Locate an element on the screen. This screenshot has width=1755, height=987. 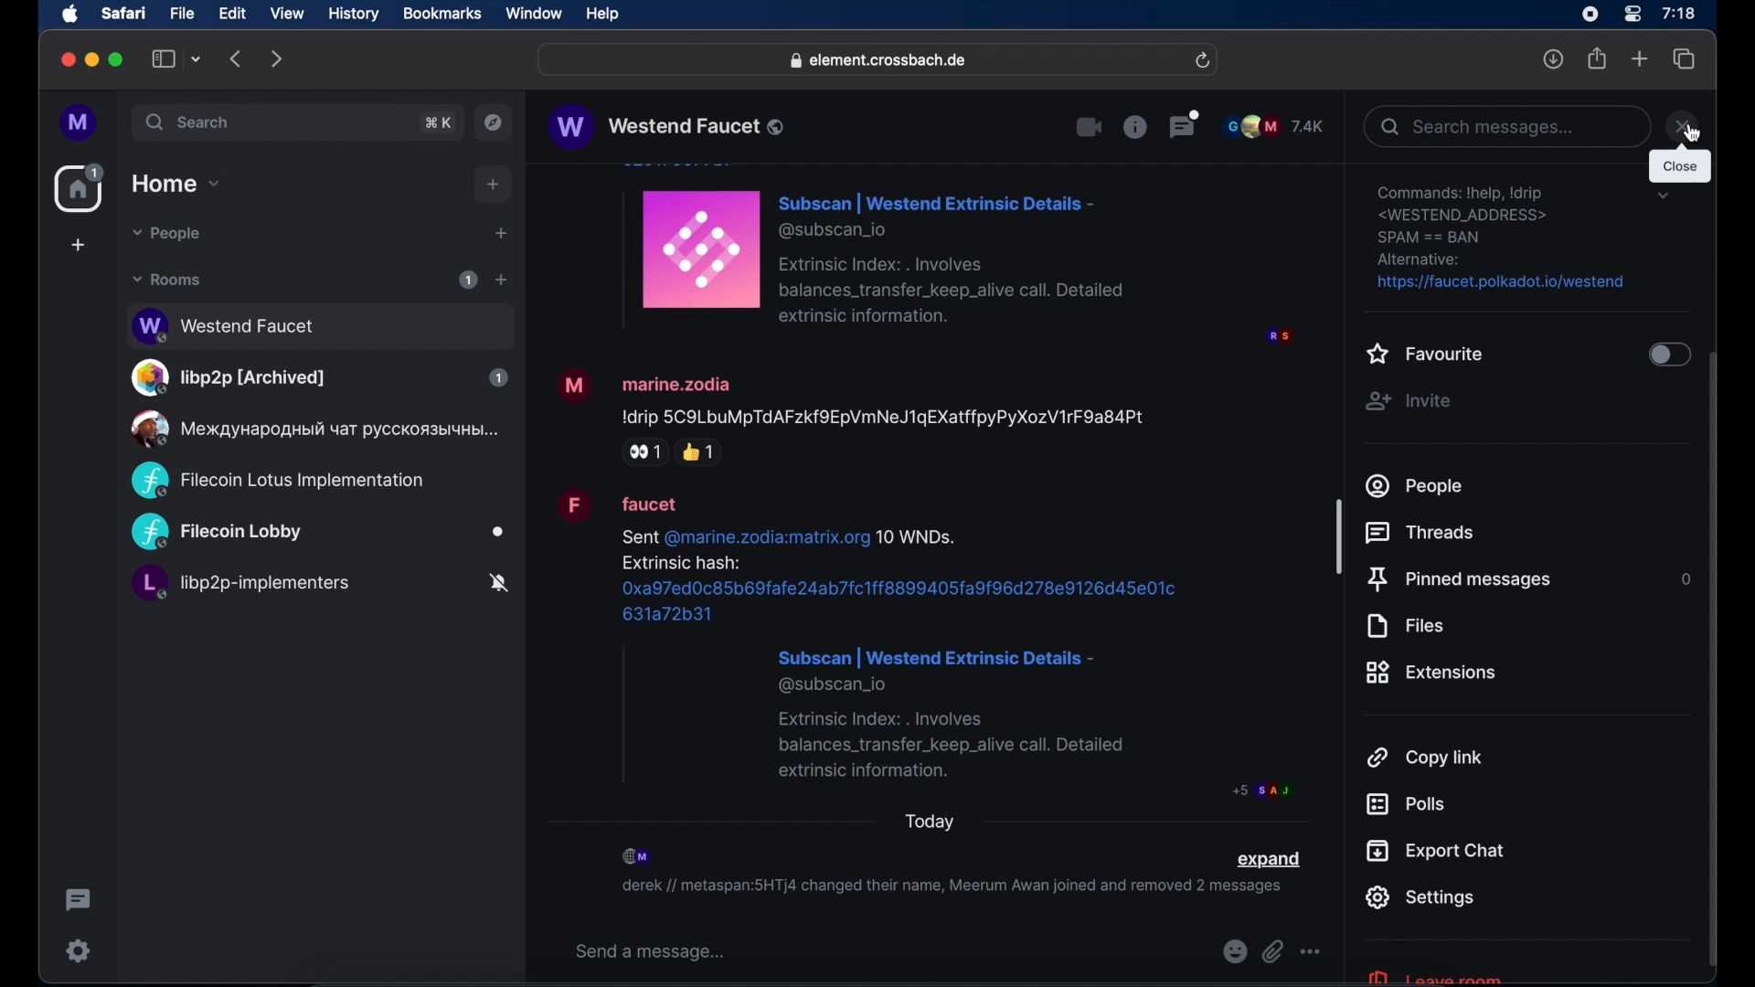
scroll bar is located at coordinates (1714, 662).